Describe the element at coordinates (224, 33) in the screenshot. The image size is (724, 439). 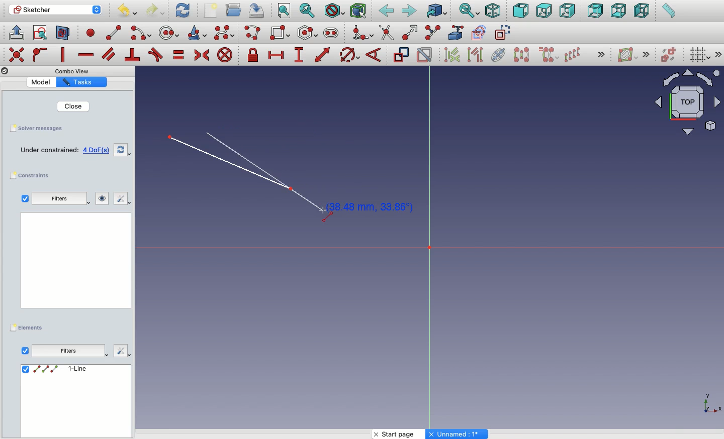
I see `B-spline` at that location.